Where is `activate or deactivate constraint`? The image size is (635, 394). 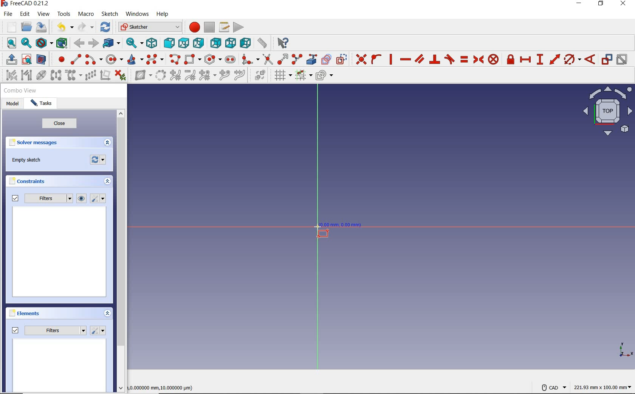 activate or deactivate constraint is located at coordinates (622, 59).